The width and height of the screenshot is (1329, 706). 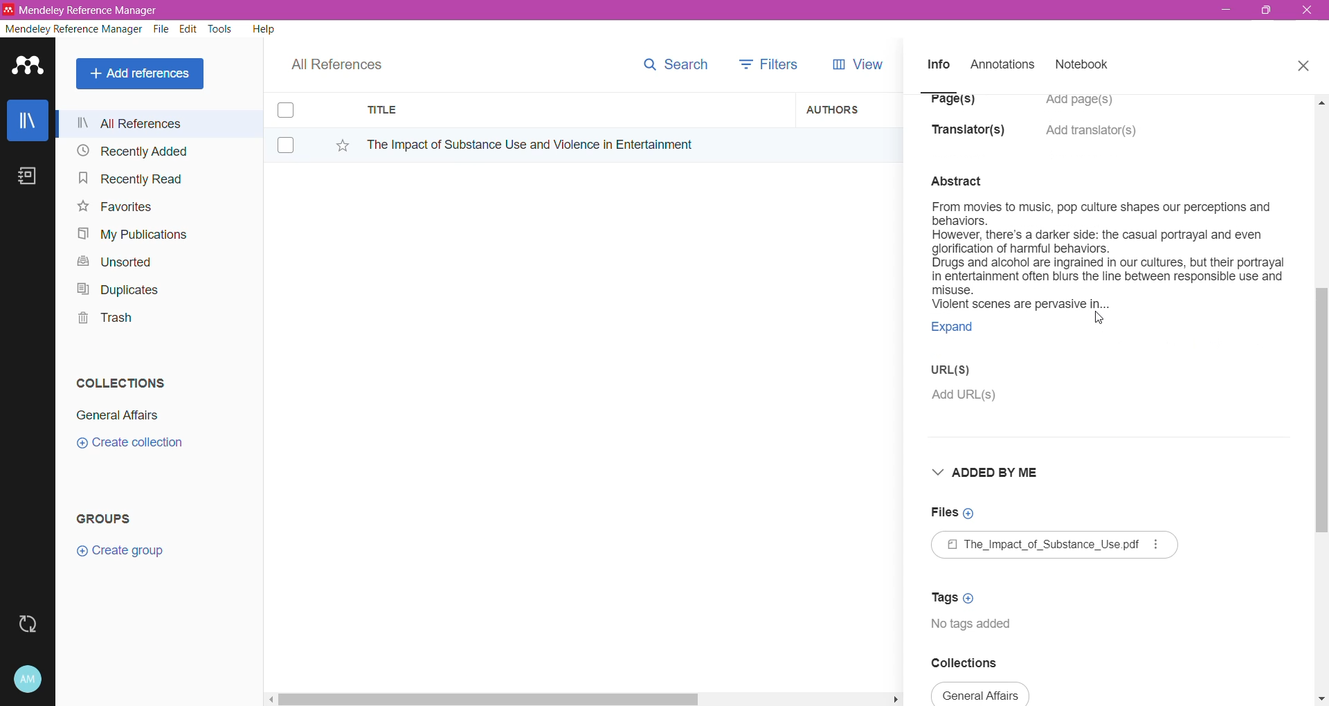 I want to click on Collections, so click(x=972, y=665).